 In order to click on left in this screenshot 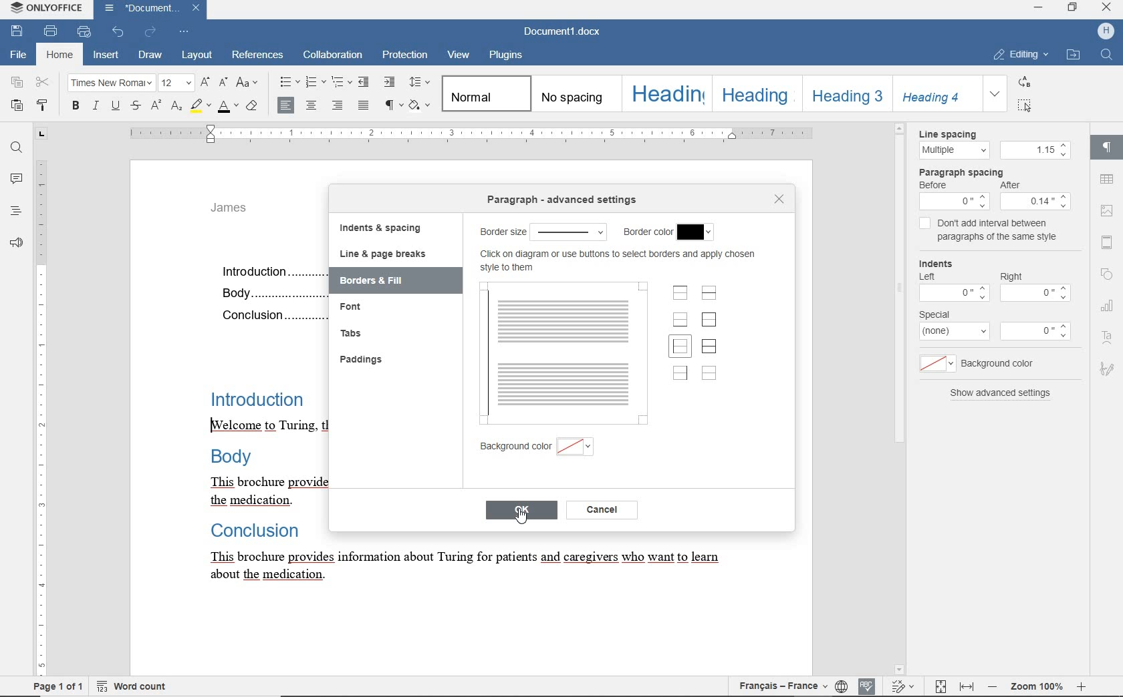, I will do `click(926, 275)`.